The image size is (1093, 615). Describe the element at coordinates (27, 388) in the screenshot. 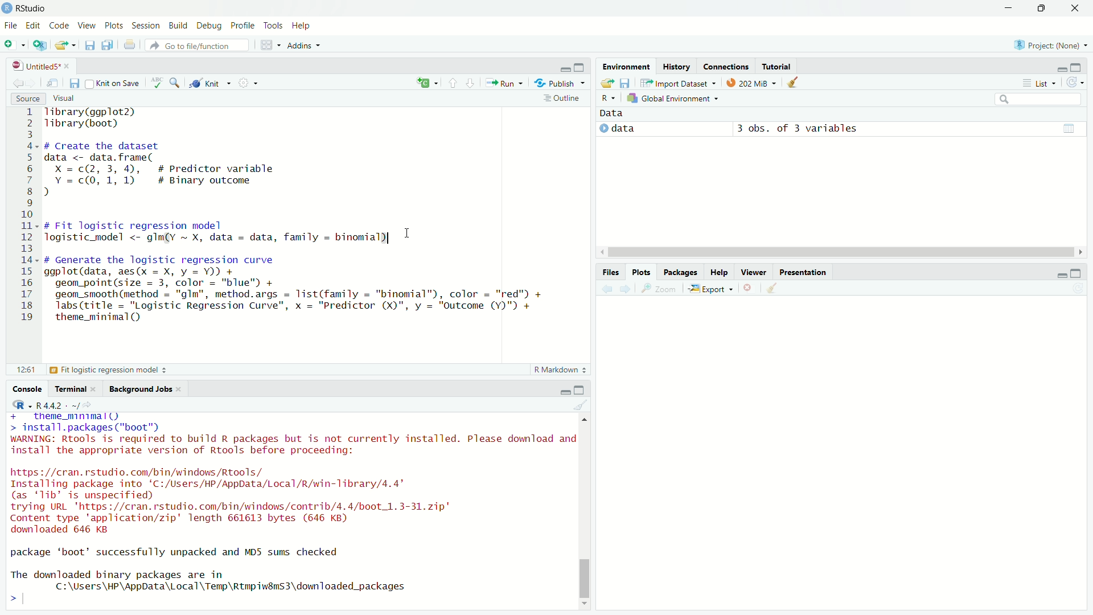

I see `Console` at that location.